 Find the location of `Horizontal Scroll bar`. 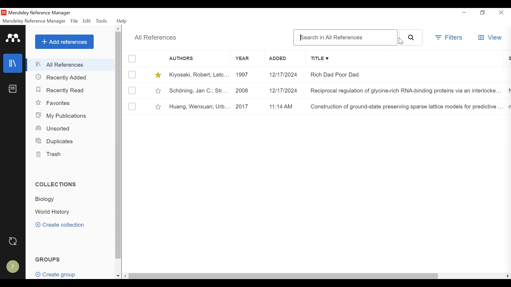

Horizontal Scroll bar is located at coordinates (283, 276).